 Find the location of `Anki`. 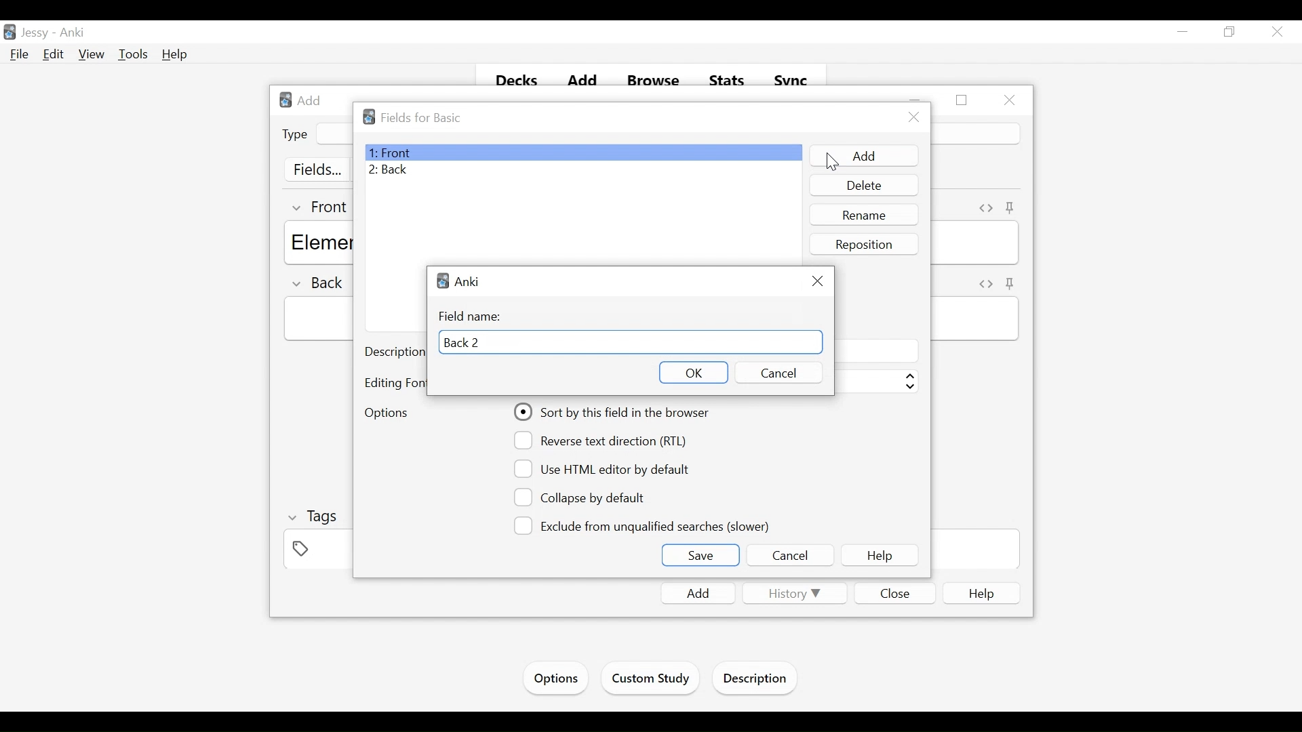

Anki is located at coordinates (73, 33).